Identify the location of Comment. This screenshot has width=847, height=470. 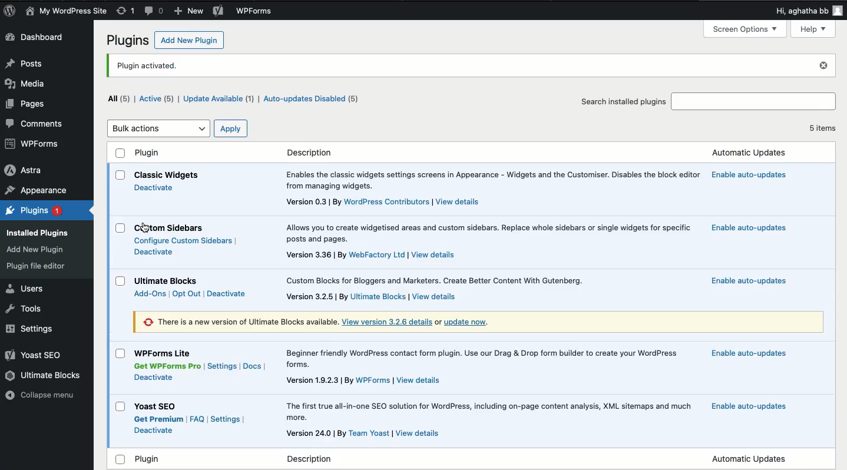
(38, 123).